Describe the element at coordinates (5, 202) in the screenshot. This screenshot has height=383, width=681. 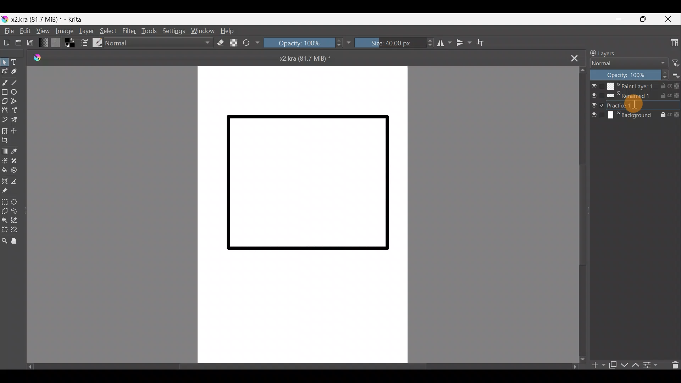
I see `Rectangular selection tool` at that location.